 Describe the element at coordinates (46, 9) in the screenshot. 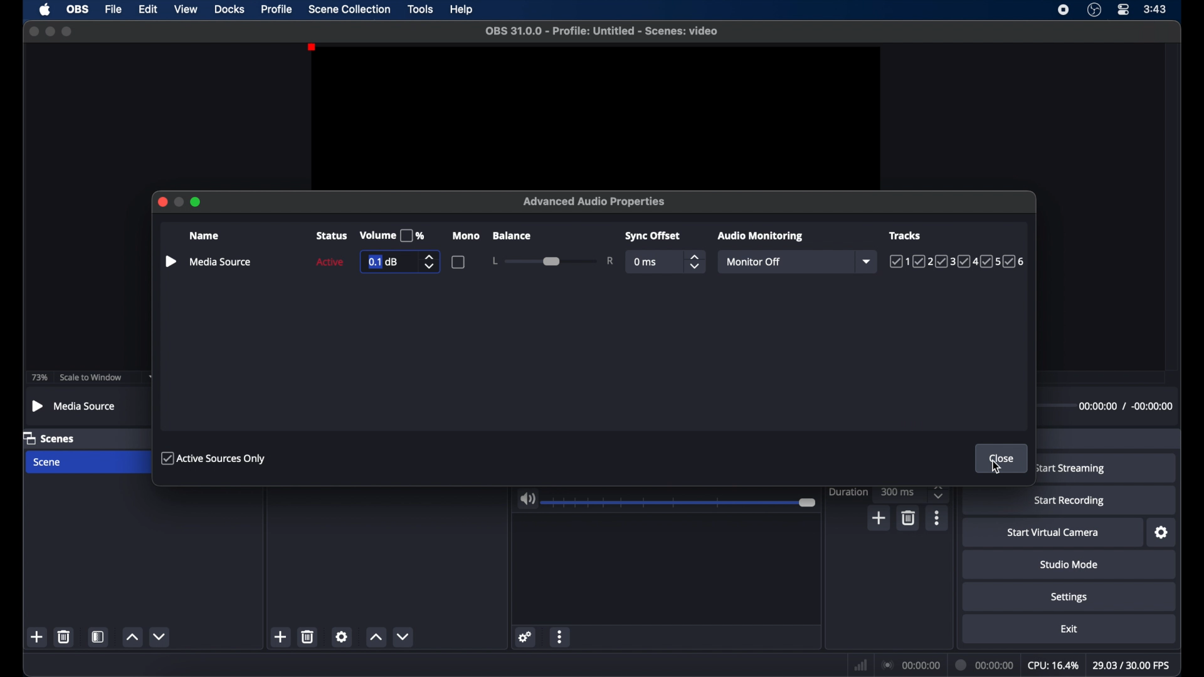

I see `apple icon` at that location.